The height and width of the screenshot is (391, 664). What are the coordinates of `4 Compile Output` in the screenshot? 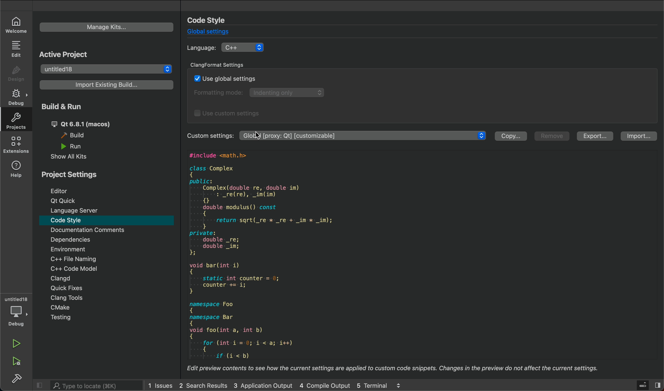 It's located at (324, 385).